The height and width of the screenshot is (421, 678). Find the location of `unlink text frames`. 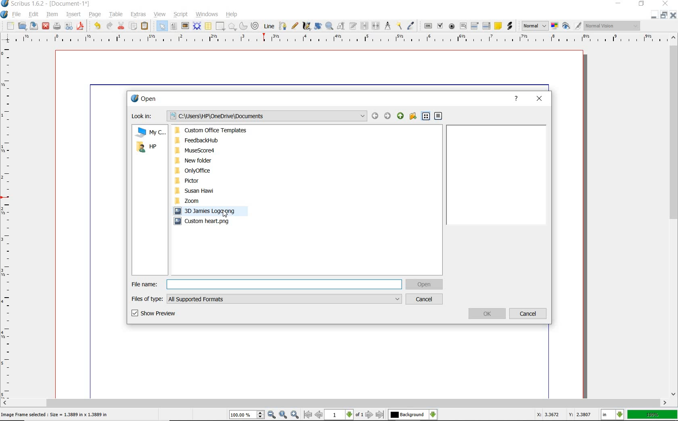

unlink text frames is located at coordinates (376, 26).